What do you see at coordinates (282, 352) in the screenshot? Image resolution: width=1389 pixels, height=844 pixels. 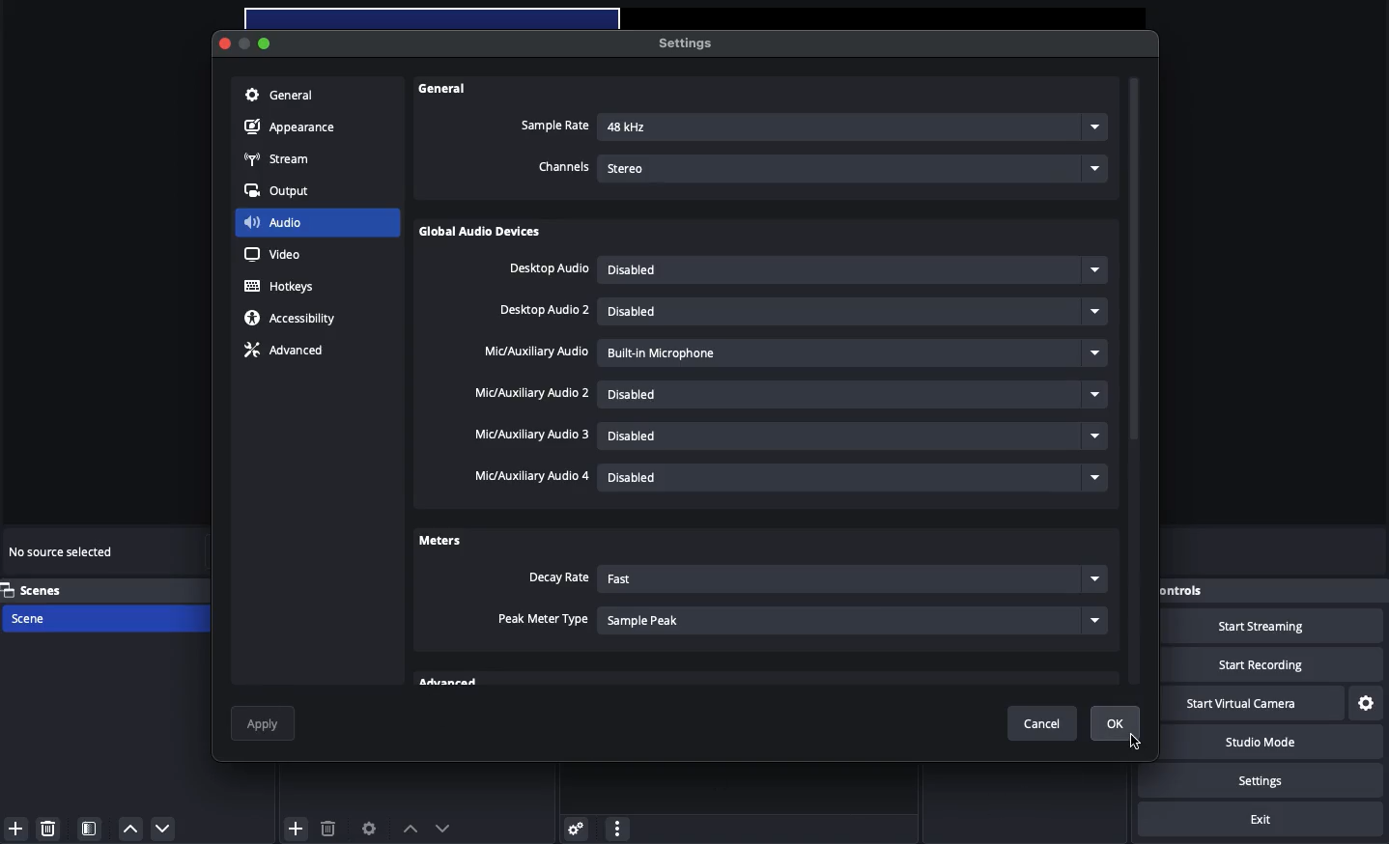 I see `Advanced` at bounding box center [282, 352].